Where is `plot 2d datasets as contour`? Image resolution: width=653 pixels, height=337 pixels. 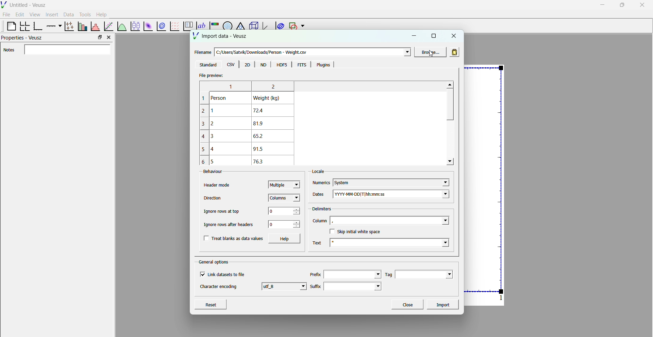 plot 2d datasets as contour is located at coordinates (162, 27).